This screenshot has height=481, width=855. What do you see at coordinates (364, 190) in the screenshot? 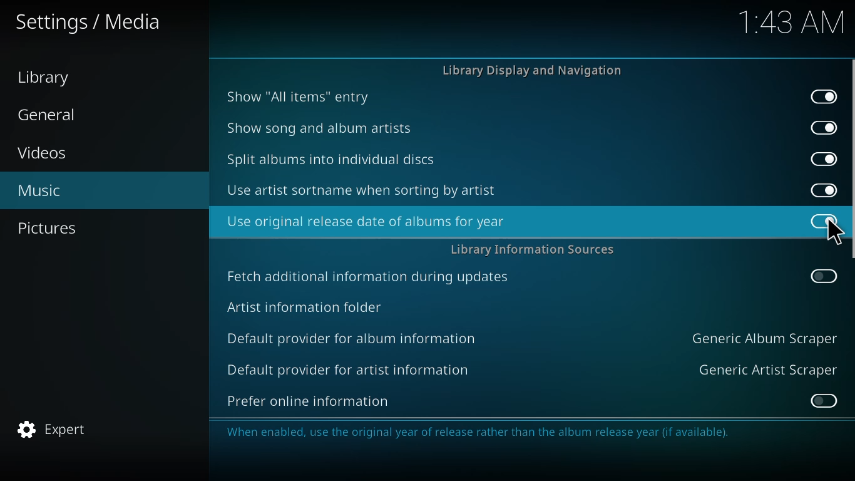
I see `use artist sortname when sorting` at bounding box center [364, 190].